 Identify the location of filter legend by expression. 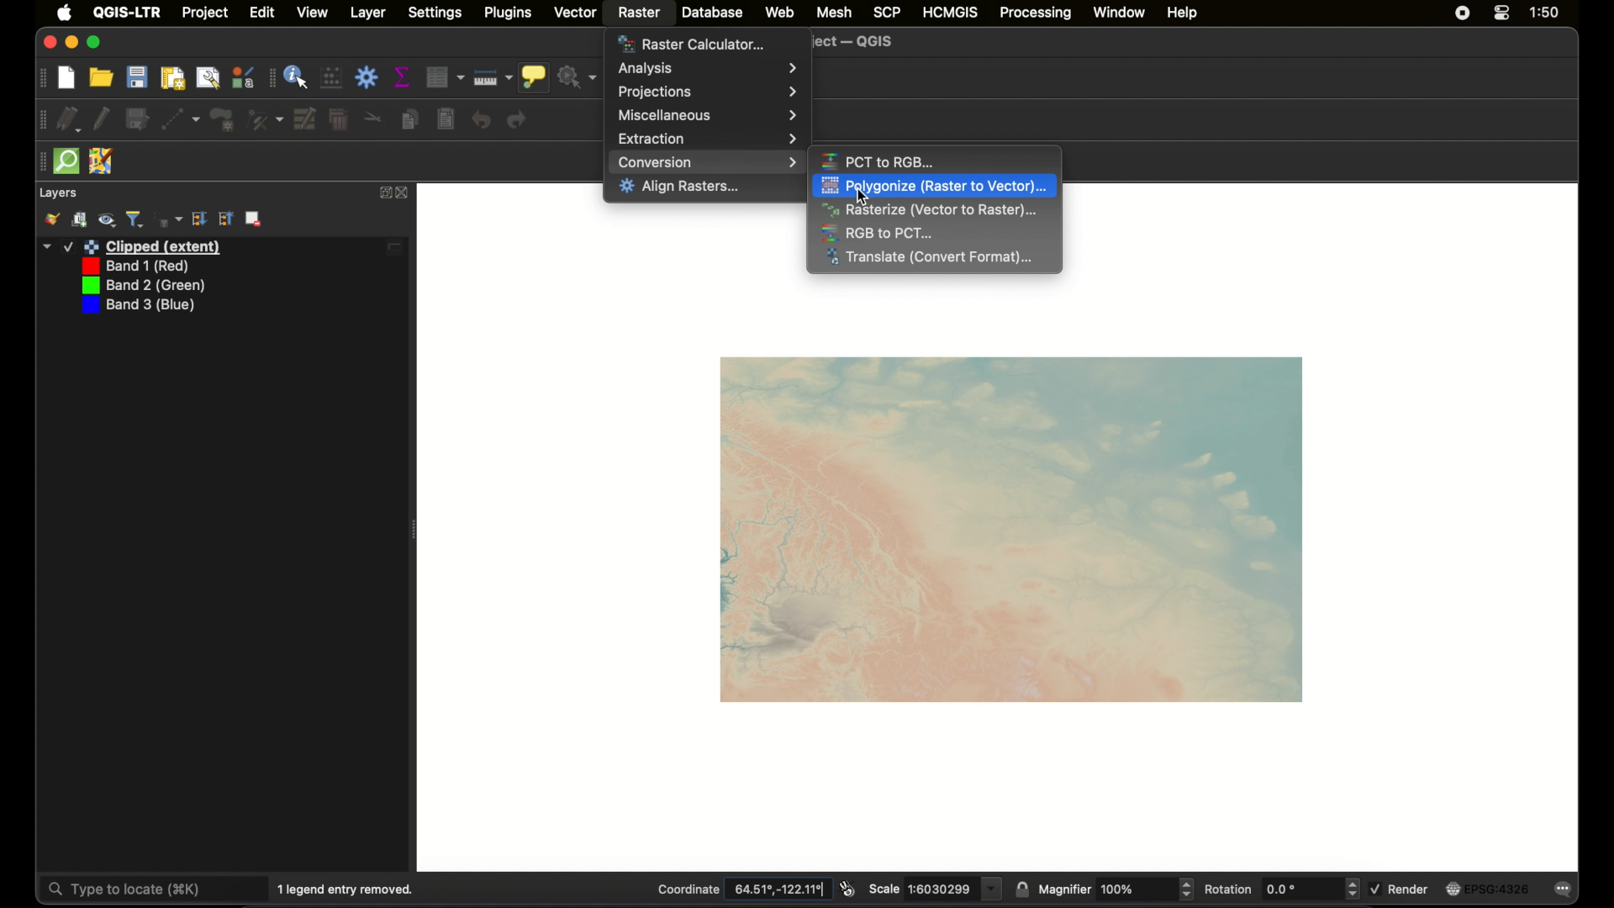
(169, 219).